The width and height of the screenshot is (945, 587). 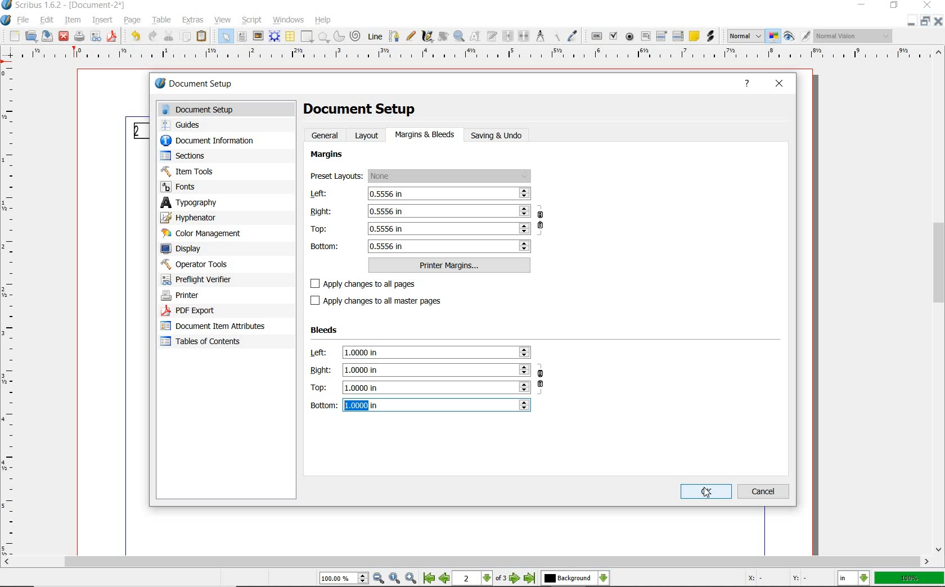 I want to click on copy, so click(x=186, y=37).